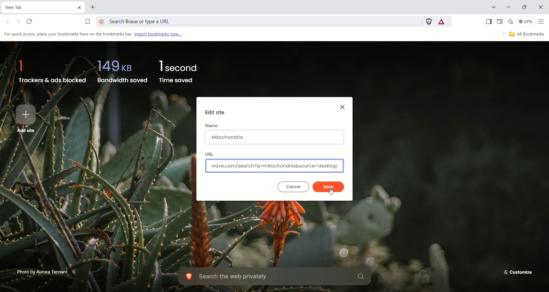 The width and height of the screenshot is (549, 292). What do you see at coordinates (164, 34) in the screenshot?
I see `import bookmarks now` at bounding box center [164, 34].